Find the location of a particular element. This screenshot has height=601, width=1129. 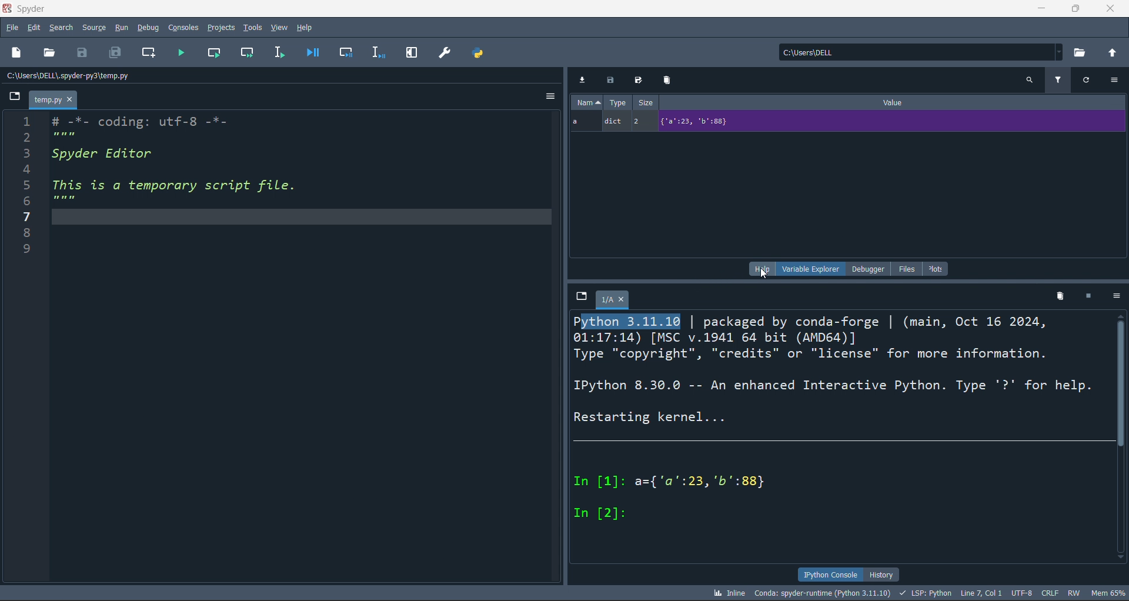

source is located at coordinates (92, 26).